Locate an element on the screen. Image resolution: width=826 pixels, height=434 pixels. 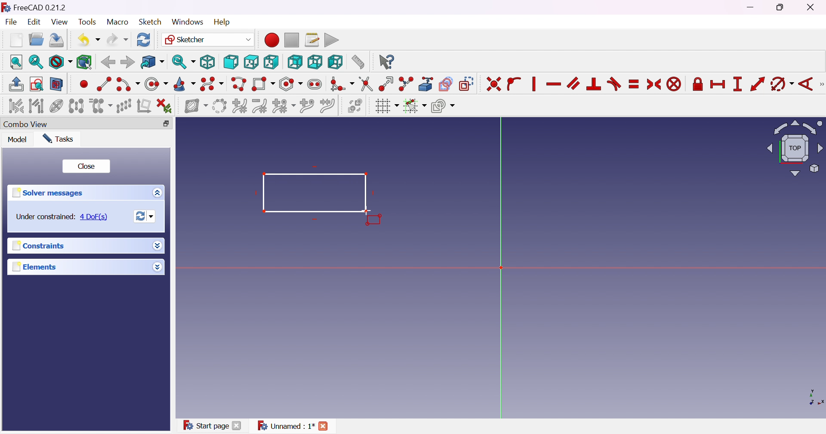
Increase B-spline degree is located at coordinates (240, 105).